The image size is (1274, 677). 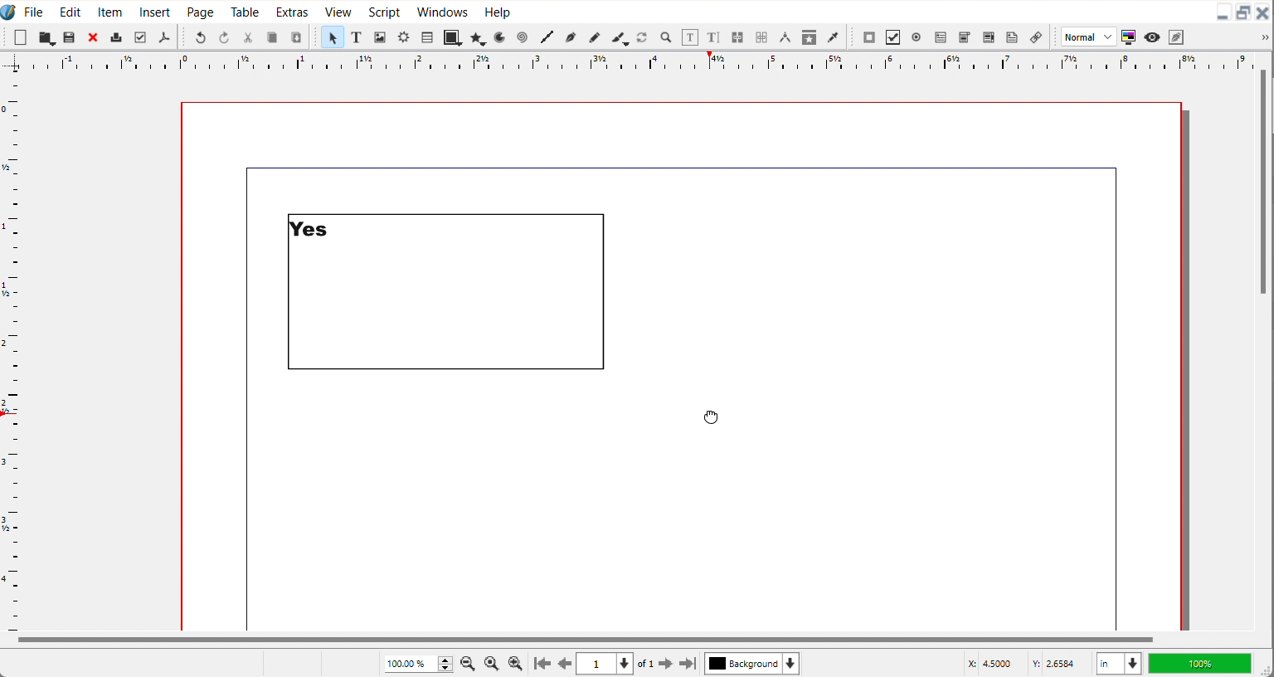 I want to click on Edit, so click(x=68, y=11).